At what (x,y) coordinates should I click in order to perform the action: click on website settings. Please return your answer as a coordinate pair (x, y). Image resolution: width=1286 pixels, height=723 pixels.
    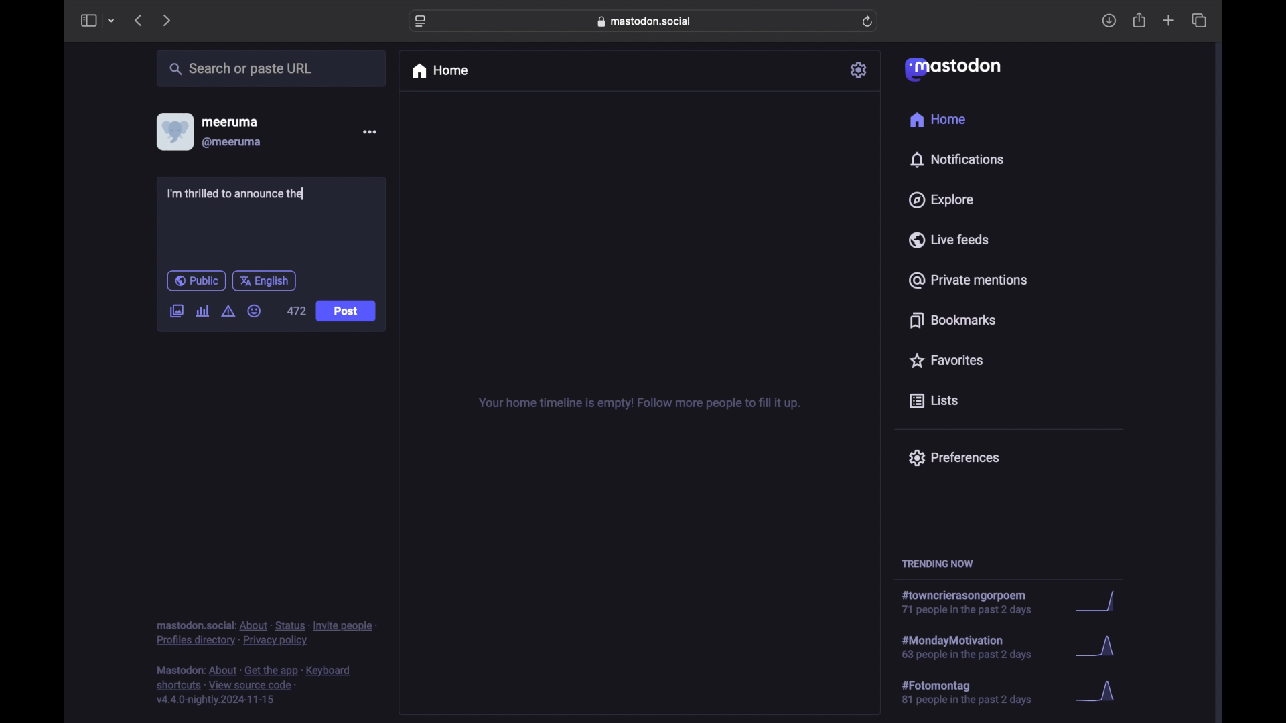
    Looking at the image, I should click on (421, 22).